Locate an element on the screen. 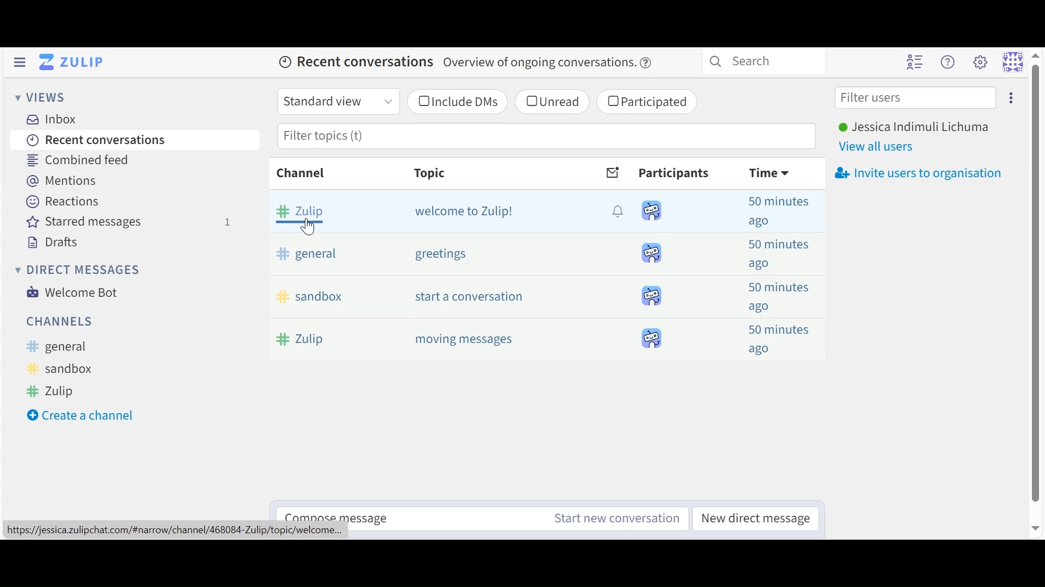 The width and height of the screenshot is (1045, 587). (un)select unread is located at coordinates (552, 101).